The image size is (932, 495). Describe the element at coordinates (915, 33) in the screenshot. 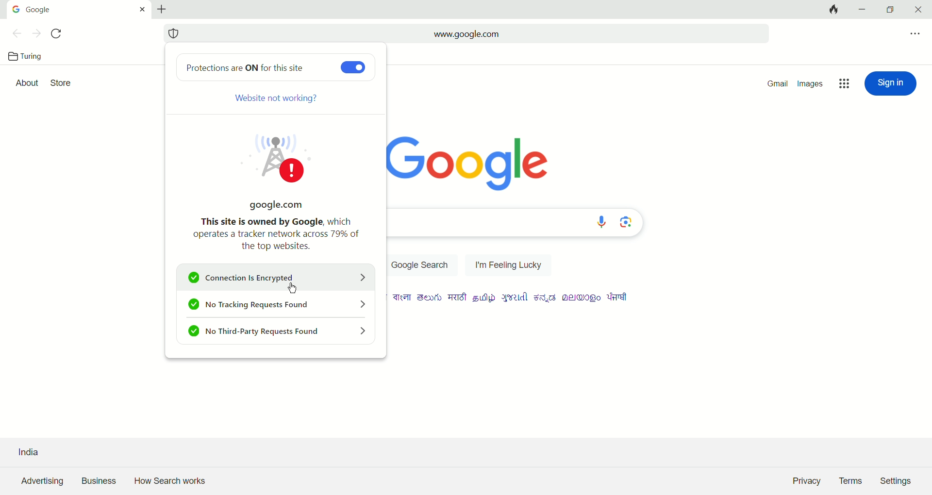

I see `options` at that location.